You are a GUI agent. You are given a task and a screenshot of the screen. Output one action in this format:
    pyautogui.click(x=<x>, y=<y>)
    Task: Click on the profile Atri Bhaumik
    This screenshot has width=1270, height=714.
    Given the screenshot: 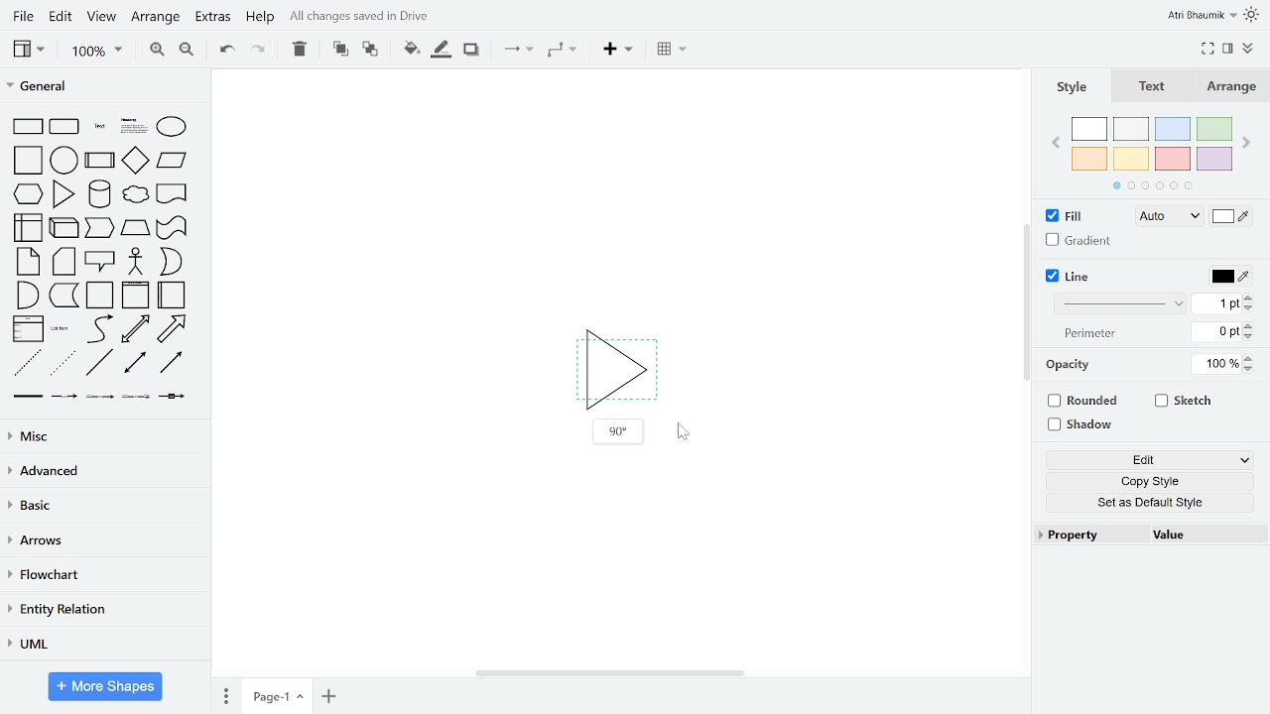 What is the action you would take?
    pyautogui.click(x=1201, y=16)
    